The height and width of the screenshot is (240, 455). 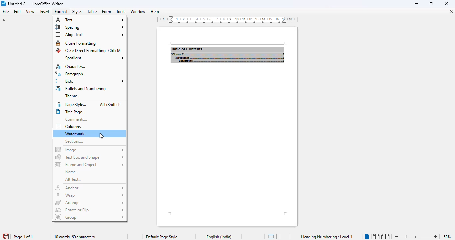 What do you see at coordinates (162, 237) in the screenshot?
I see `default page style` at bounding box center [162, 237].